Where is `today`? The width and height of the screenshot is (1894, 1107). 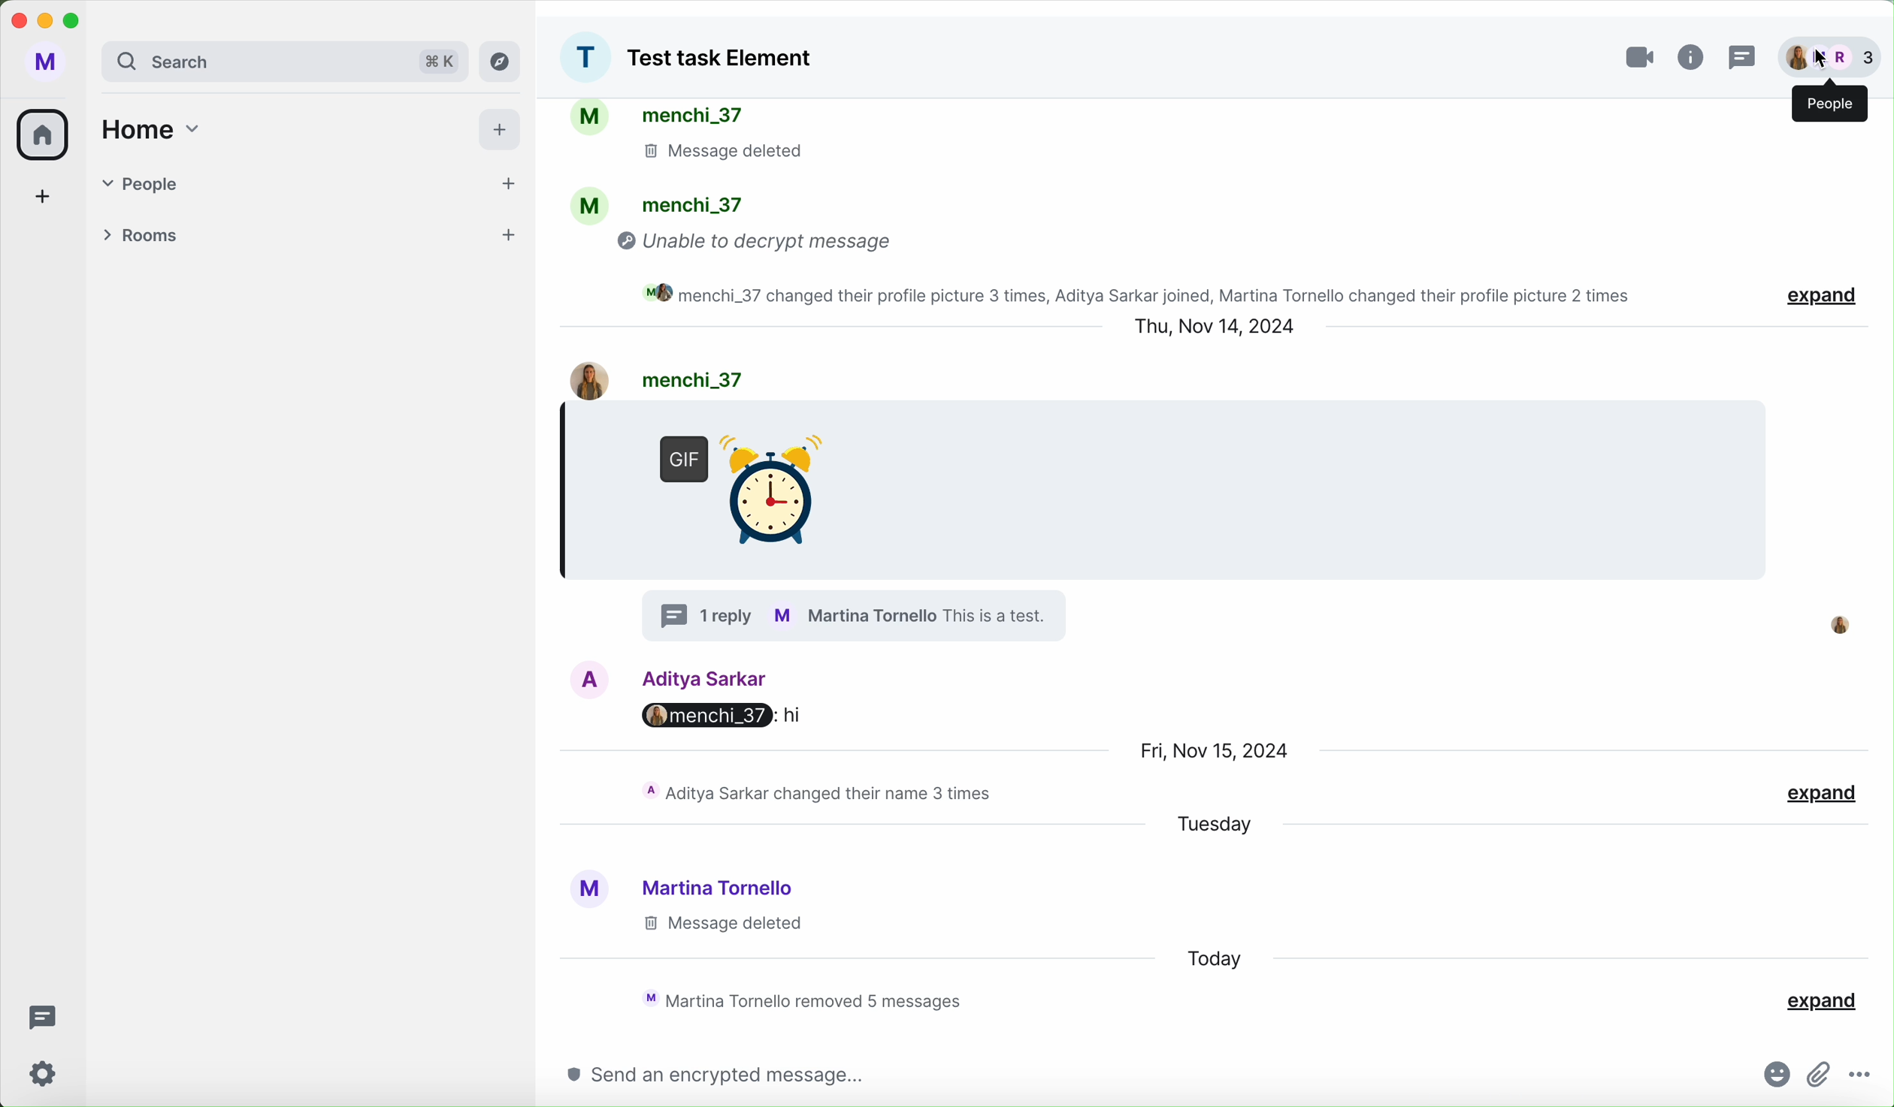 today is located at coordinates (1215, 959).